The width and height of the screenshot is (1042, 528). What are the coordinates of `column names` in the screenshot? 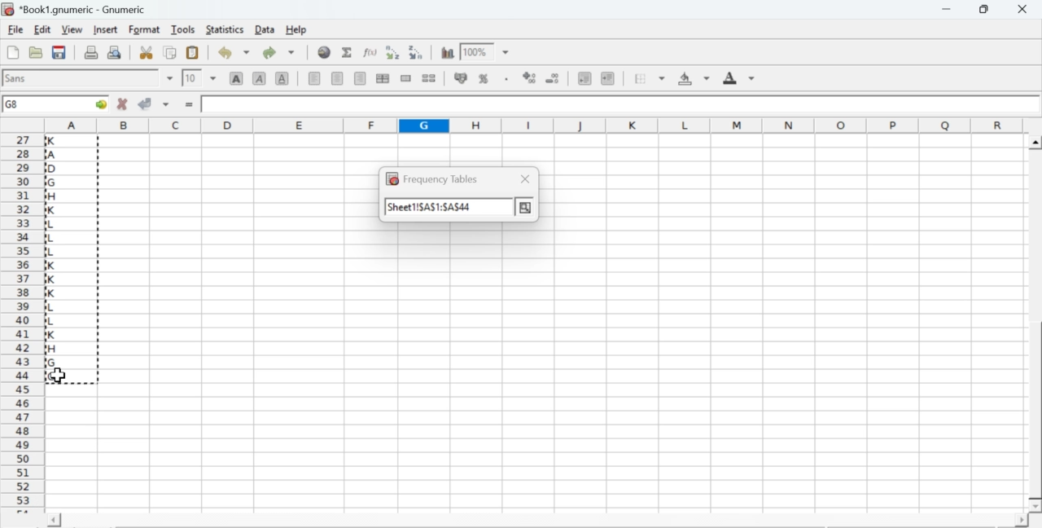 It's located at (532, 124).